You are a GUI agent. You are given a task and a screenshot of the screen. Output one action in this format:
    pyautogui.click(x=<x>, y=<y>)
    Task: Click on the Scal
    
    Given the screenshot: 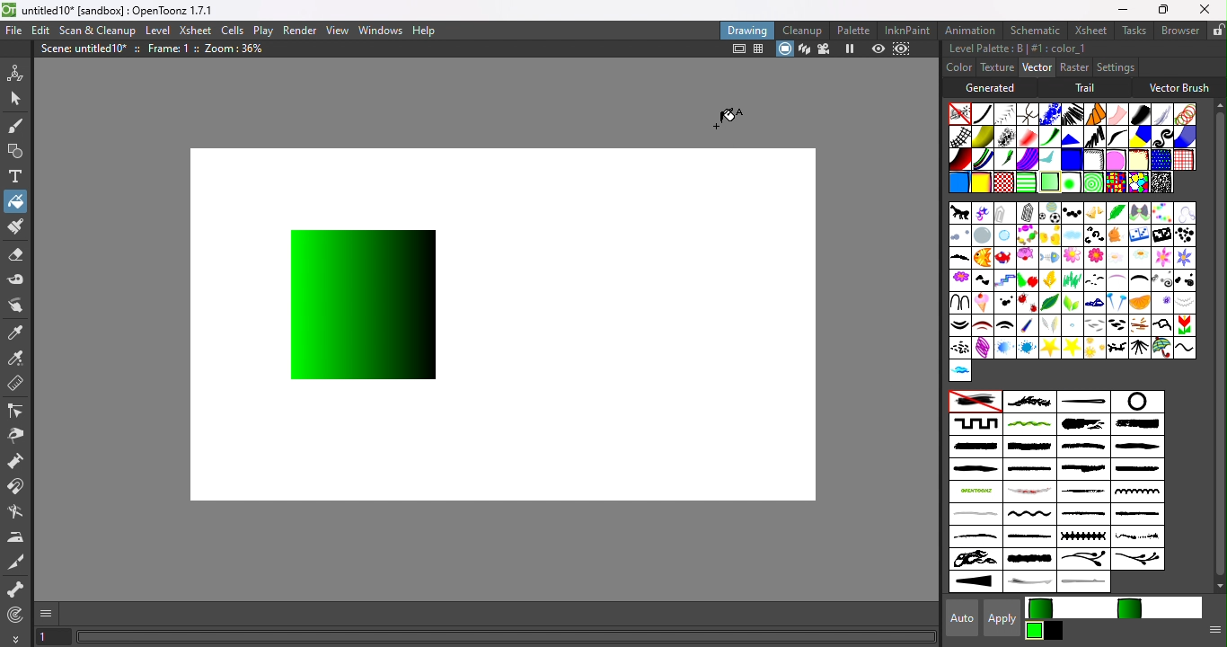 What is the action you would take?
    pyautogui.click(x=1162, y=323)
    